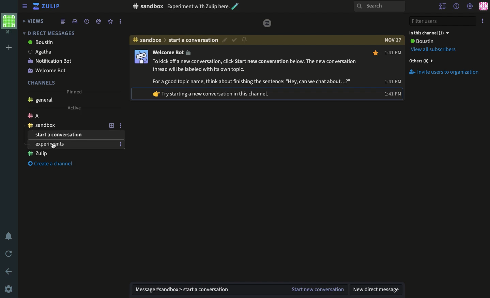  I want to click on Notification, so click(10, 237).